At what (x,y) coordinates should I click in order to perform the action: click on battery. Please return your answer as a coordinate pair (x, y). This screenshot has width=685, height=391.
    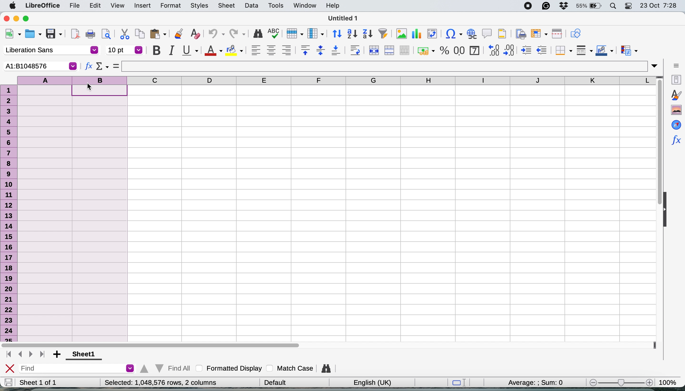
    Looking at the image, I should click on (587, 6).